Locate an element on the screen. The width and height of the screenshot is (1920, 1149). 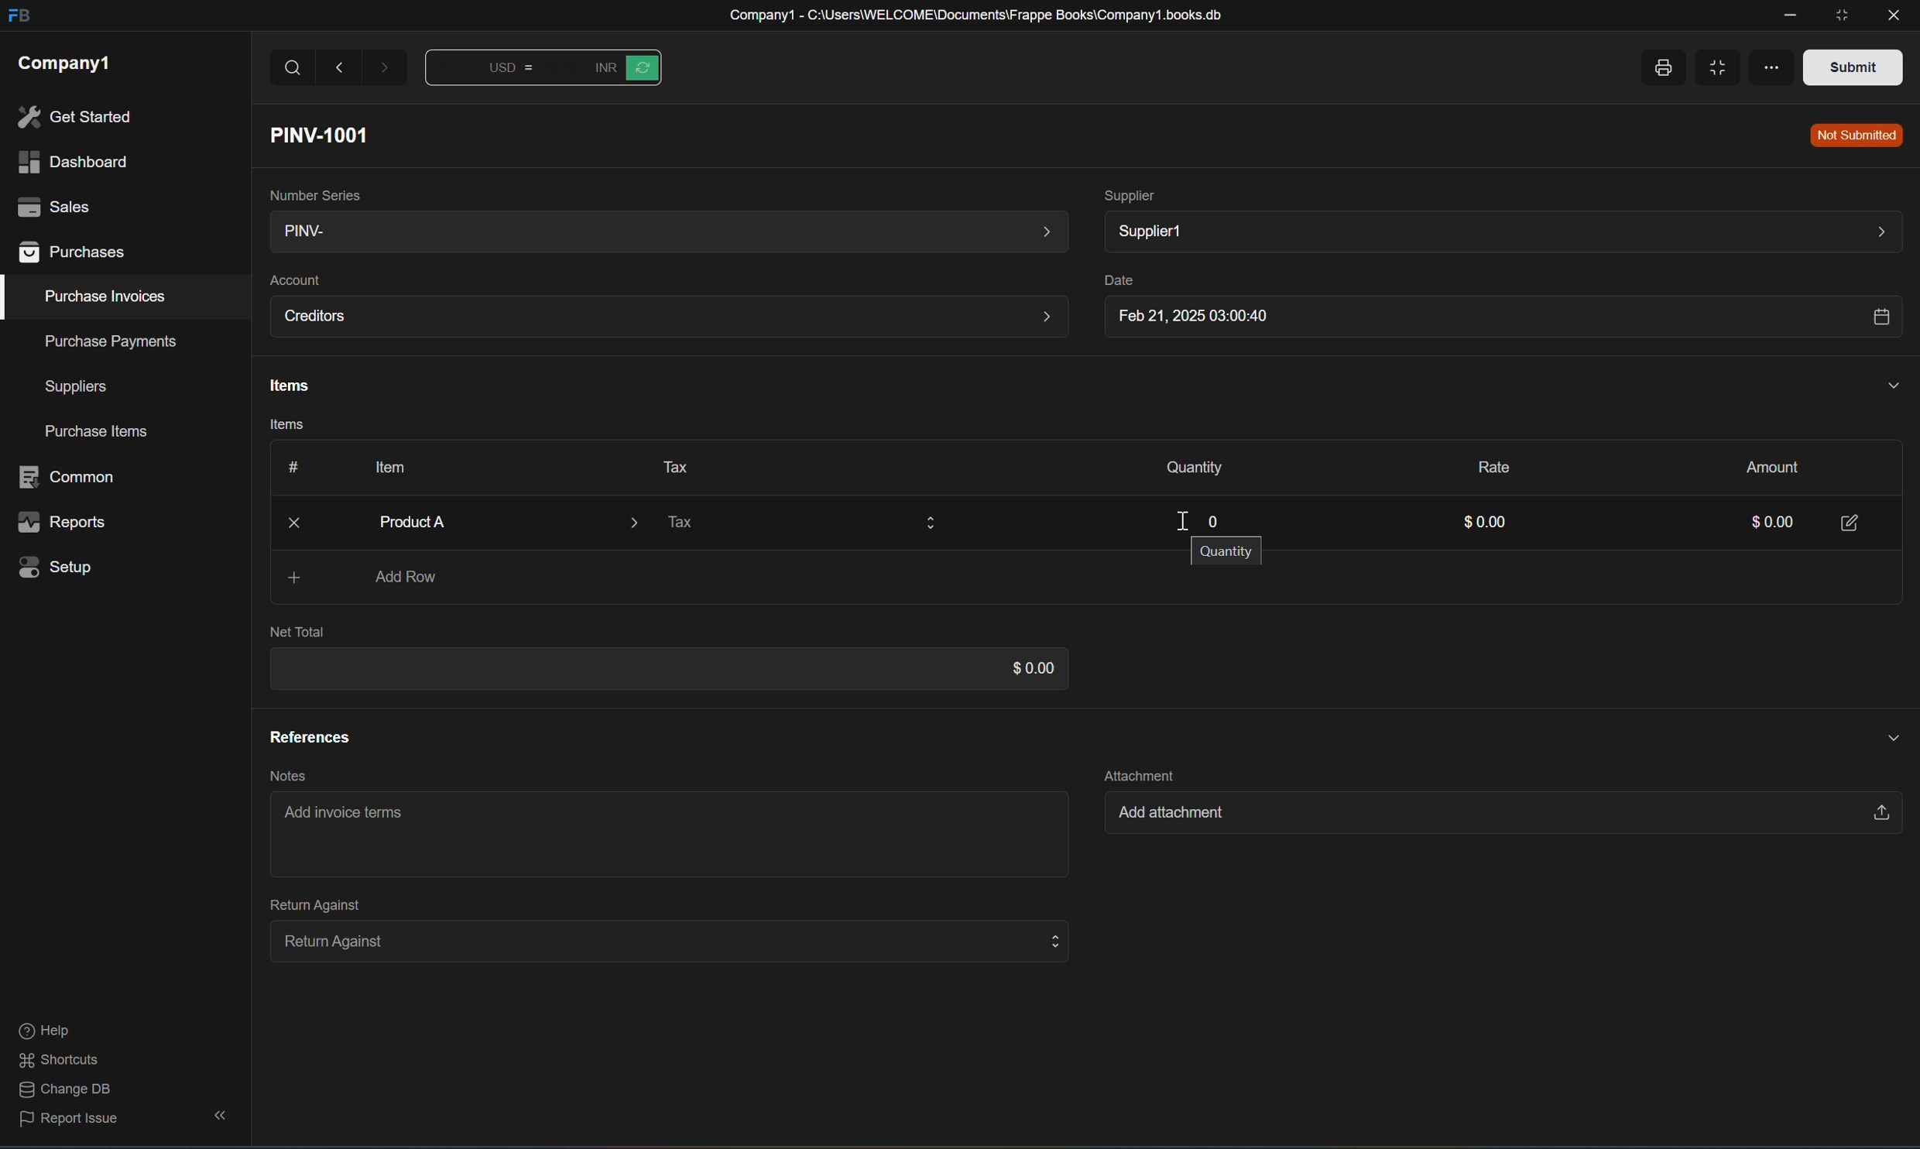
cursor is located at coordinates (1163, 523).